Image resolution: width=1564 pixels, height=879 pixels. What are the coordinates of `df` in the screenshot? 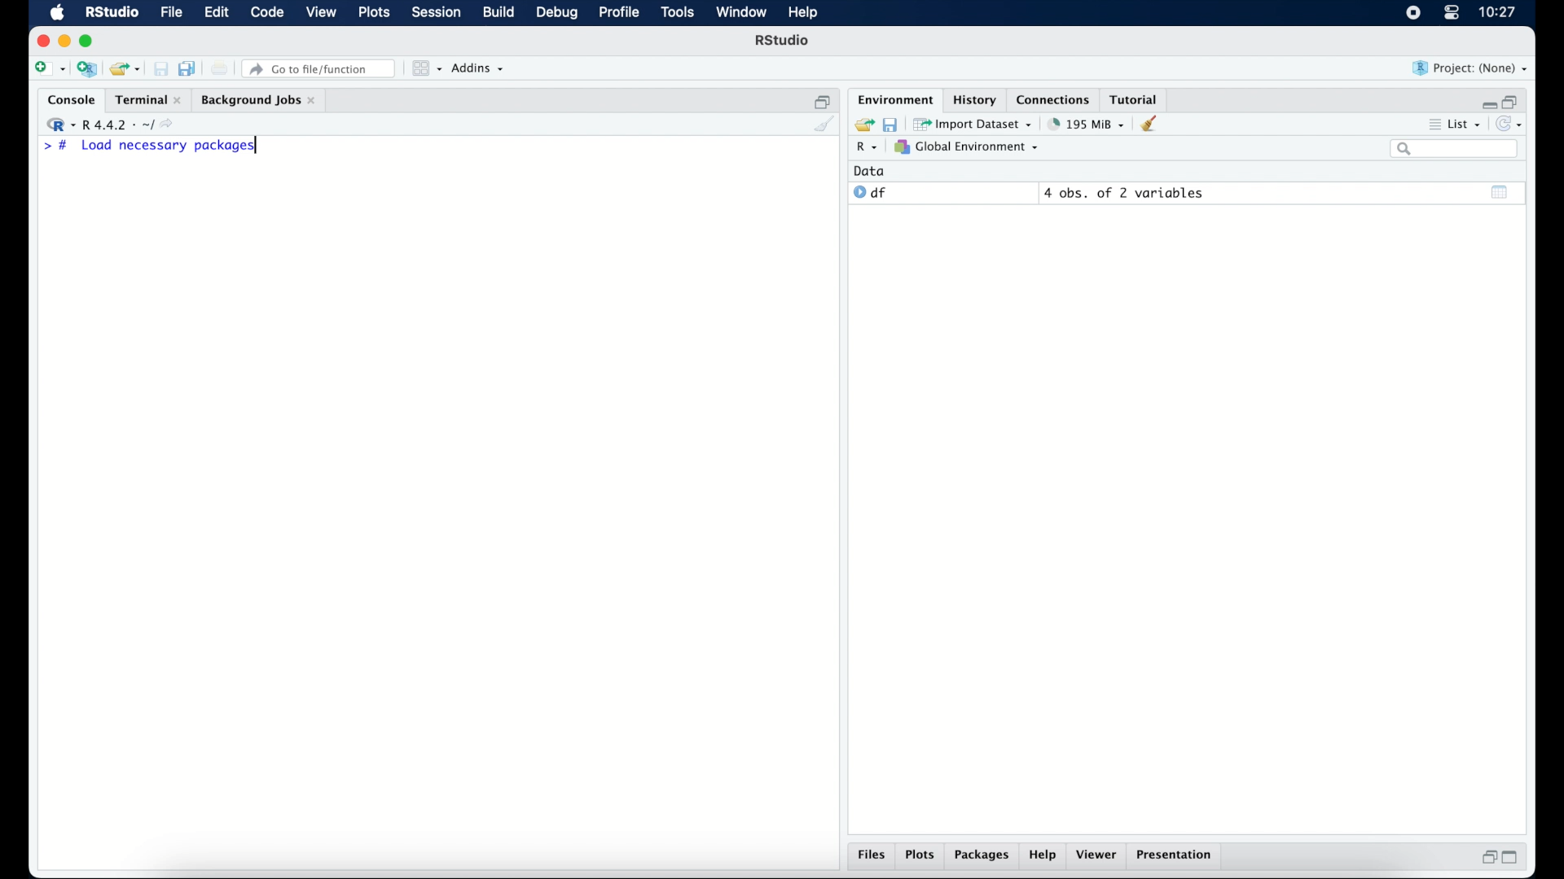 It's located at (870, 193).